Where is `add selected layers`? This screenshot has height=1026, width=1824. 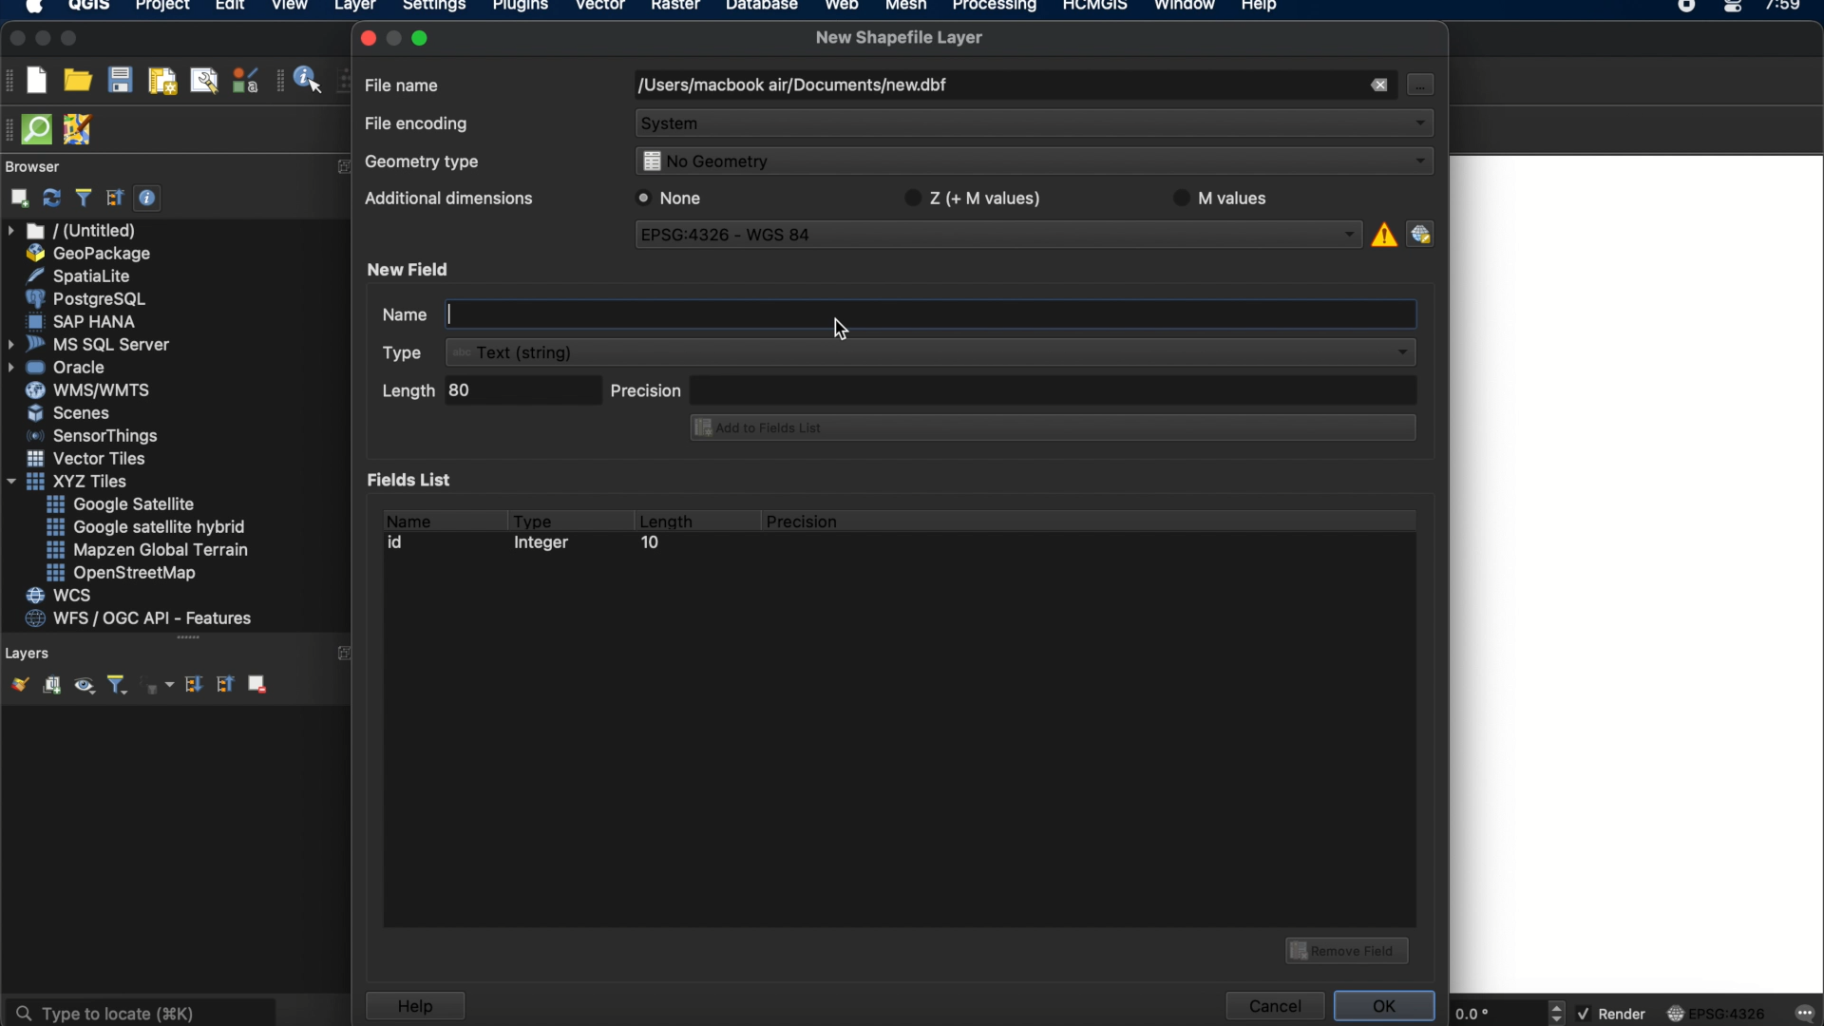 add selected layers is located at coordinates (16, 198).